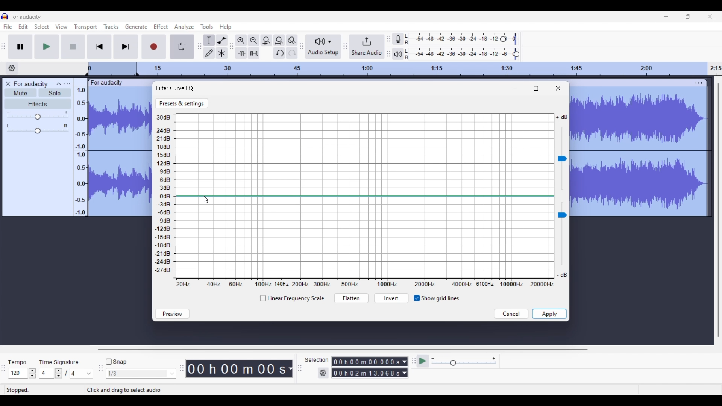 This screenshot has width=722, height=406. Describe the element at coordinates (404, 367) in the screenshot. I see `Selection duration measurement` at that location.